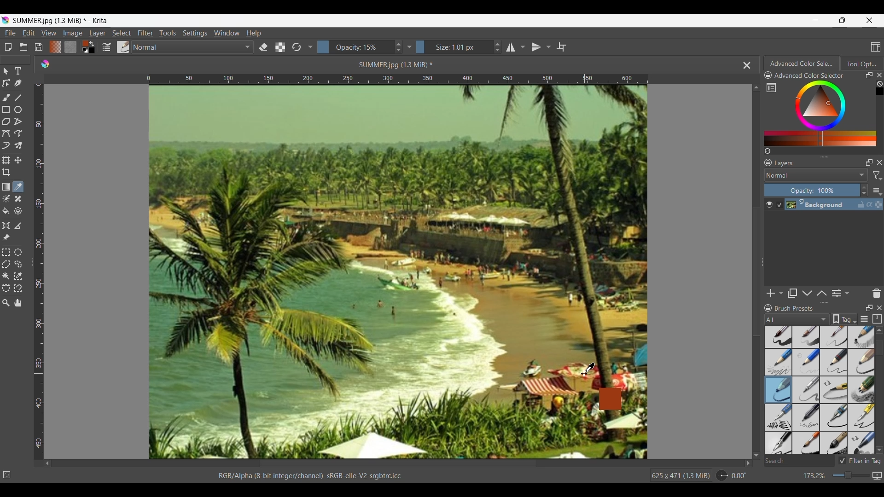  I want to click on Filter options , so click(877, 176).